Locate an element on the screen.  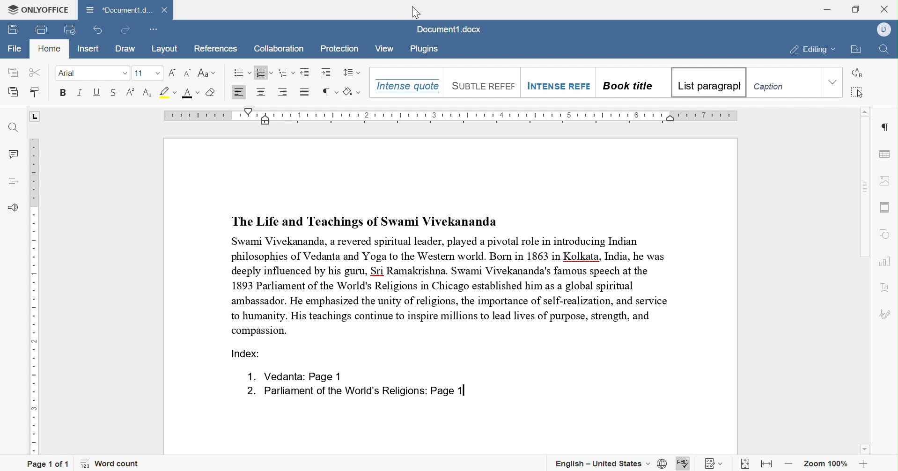
decrease indent is located at coordinates (306, 73).